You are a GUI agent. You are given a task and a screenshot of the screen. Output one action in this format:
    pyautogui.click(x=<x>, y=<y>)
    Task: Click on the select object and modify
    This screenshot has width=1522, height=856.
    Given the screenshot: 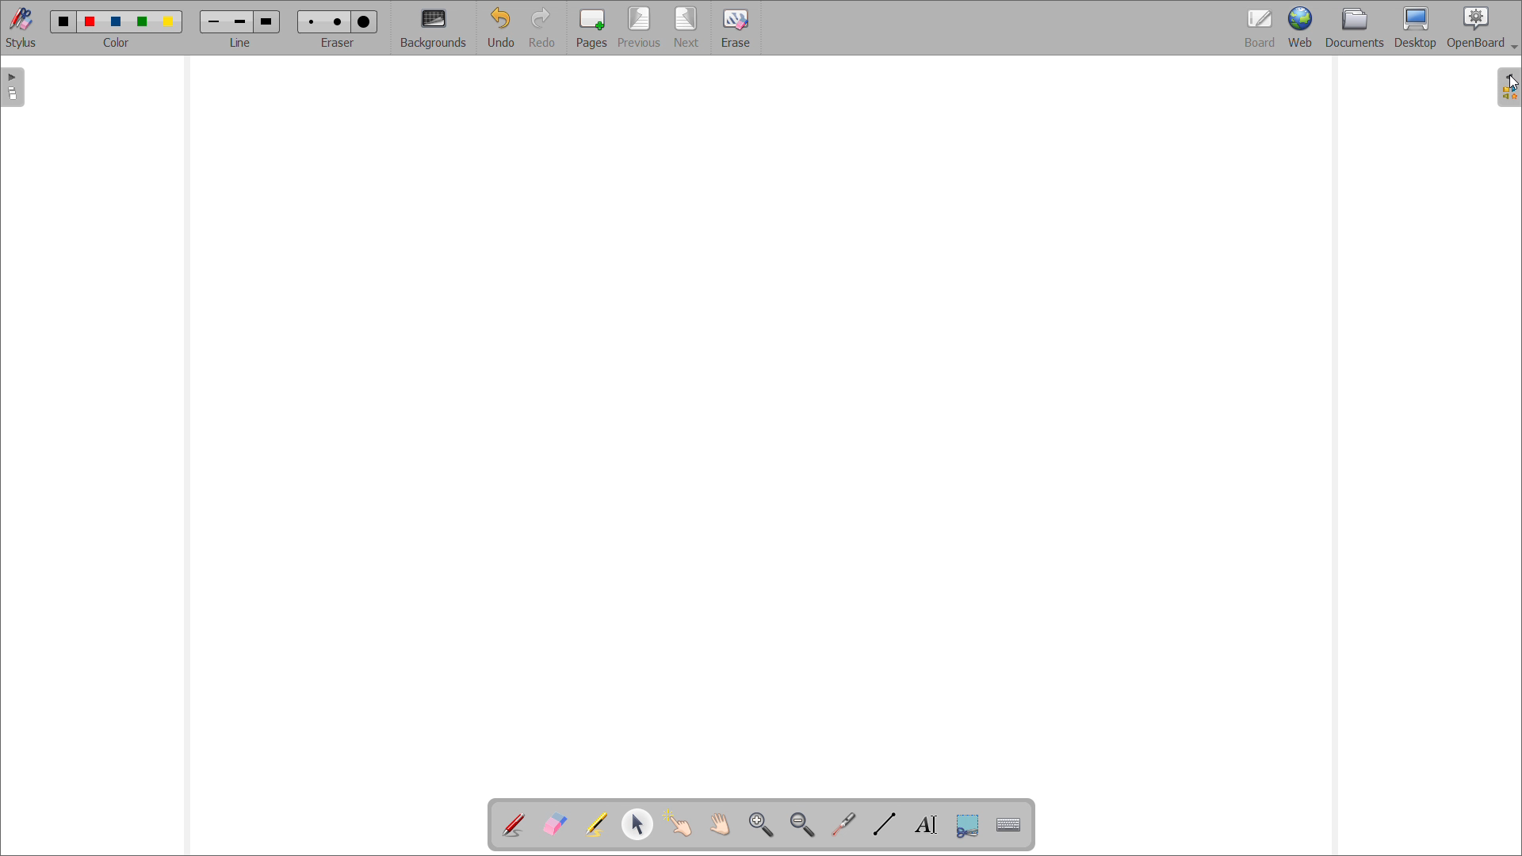 What is the action you would take?
    pyautogui.click(x=637, y=824)
    